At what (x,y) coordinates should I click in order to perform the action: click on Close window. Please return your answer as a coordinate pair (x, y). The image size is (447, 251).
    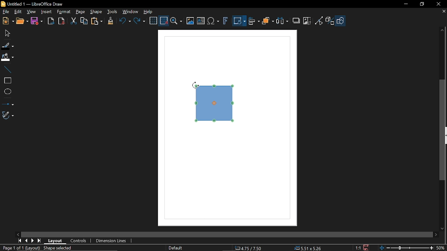
    Looking at the image, I should click on (438, 4).